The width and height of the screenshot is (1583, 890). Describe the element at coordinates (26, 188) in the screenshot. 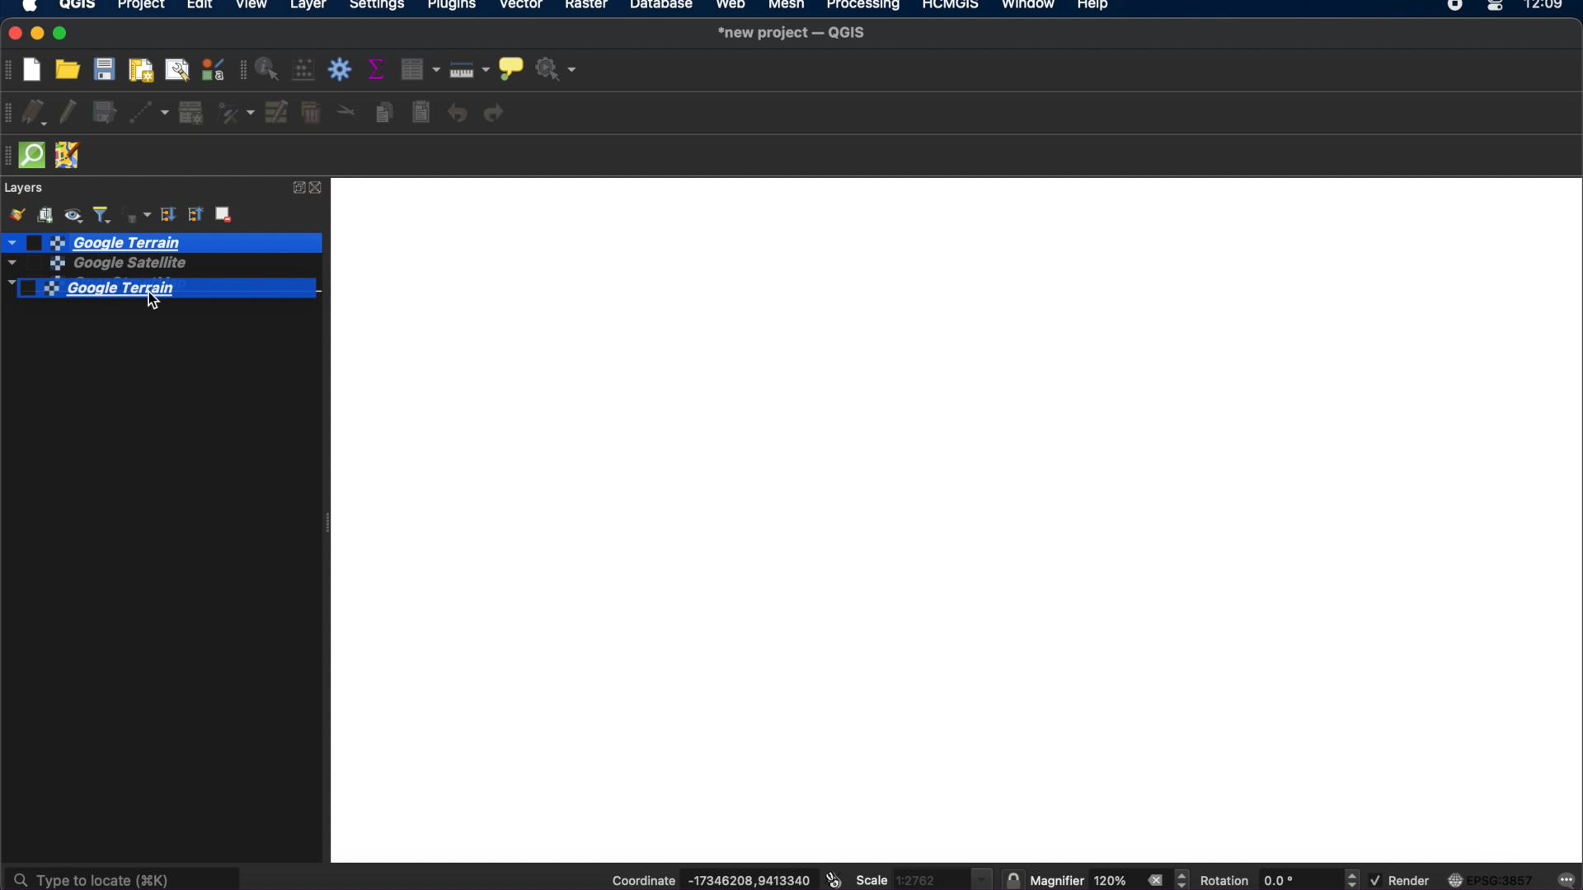

I see `layers` at that location.